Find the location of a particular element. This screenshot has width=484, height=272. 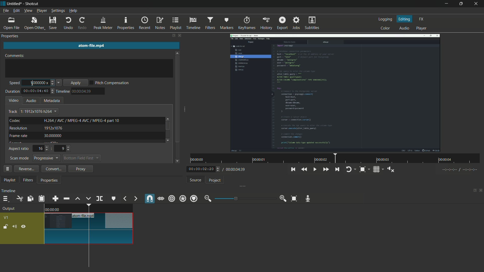

lift is located at coordinates (78, 199).